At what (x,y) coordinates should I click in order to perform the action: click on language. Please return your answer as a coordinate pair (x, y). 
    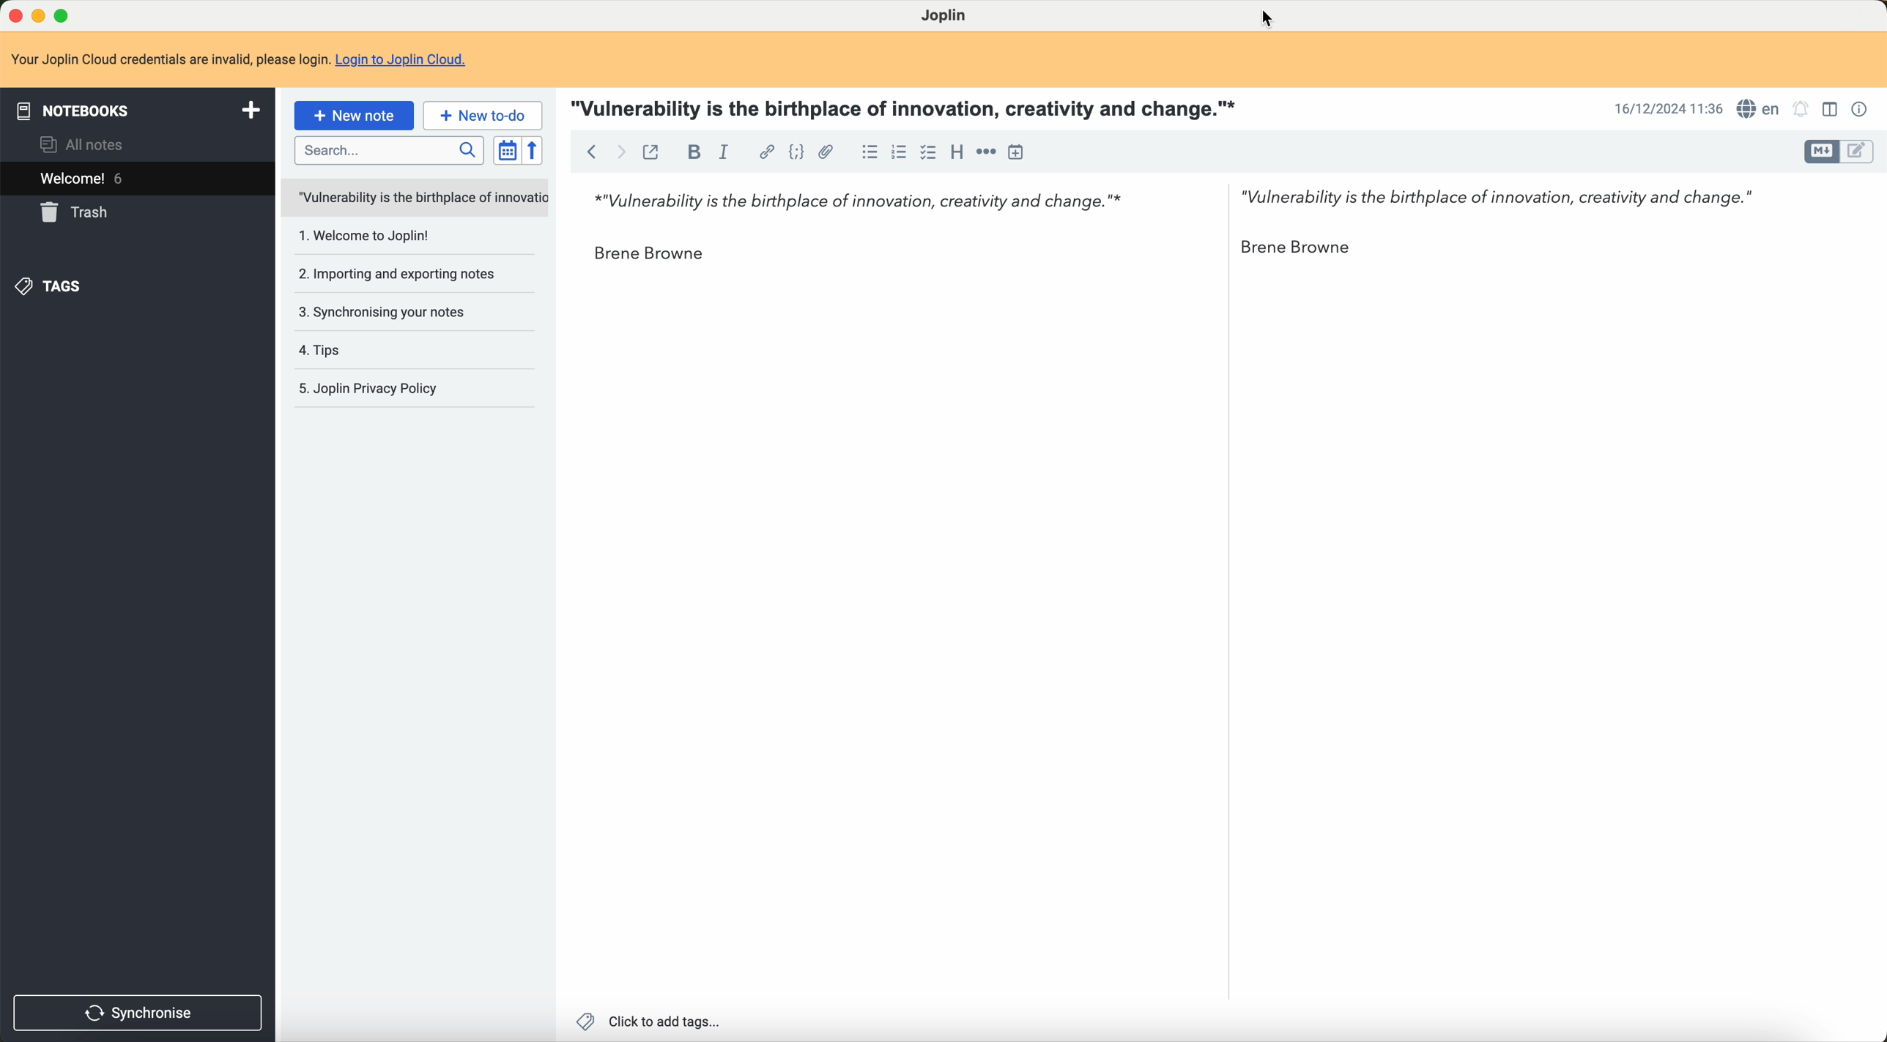
    Looking at the image, I should click on (1761, 111).